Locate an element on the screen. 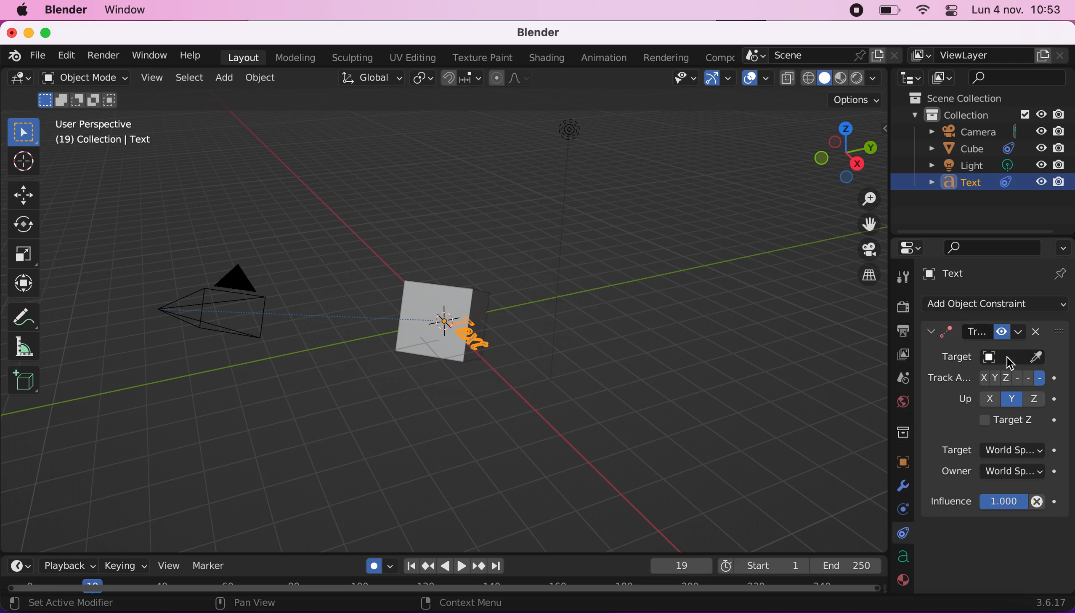 The width and height of the screenshot is (1075, 613). target z is located at coordinates (1013, 420).